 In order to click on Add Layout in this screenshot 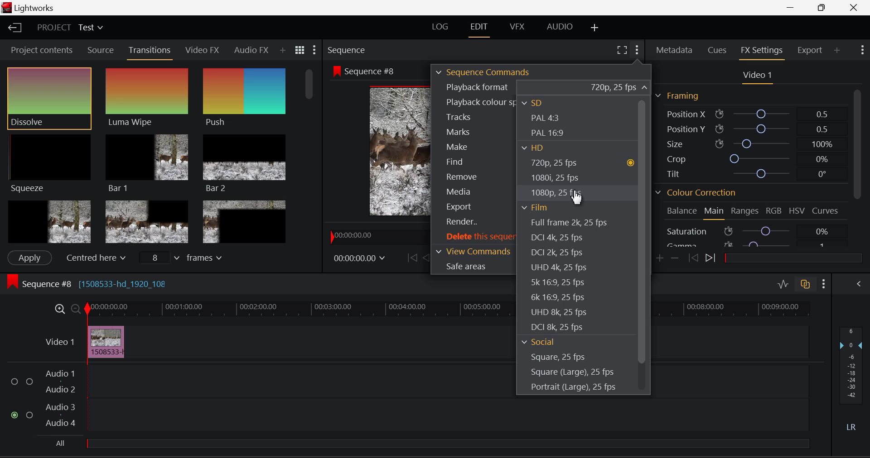, I will do `click(594, 28)`.